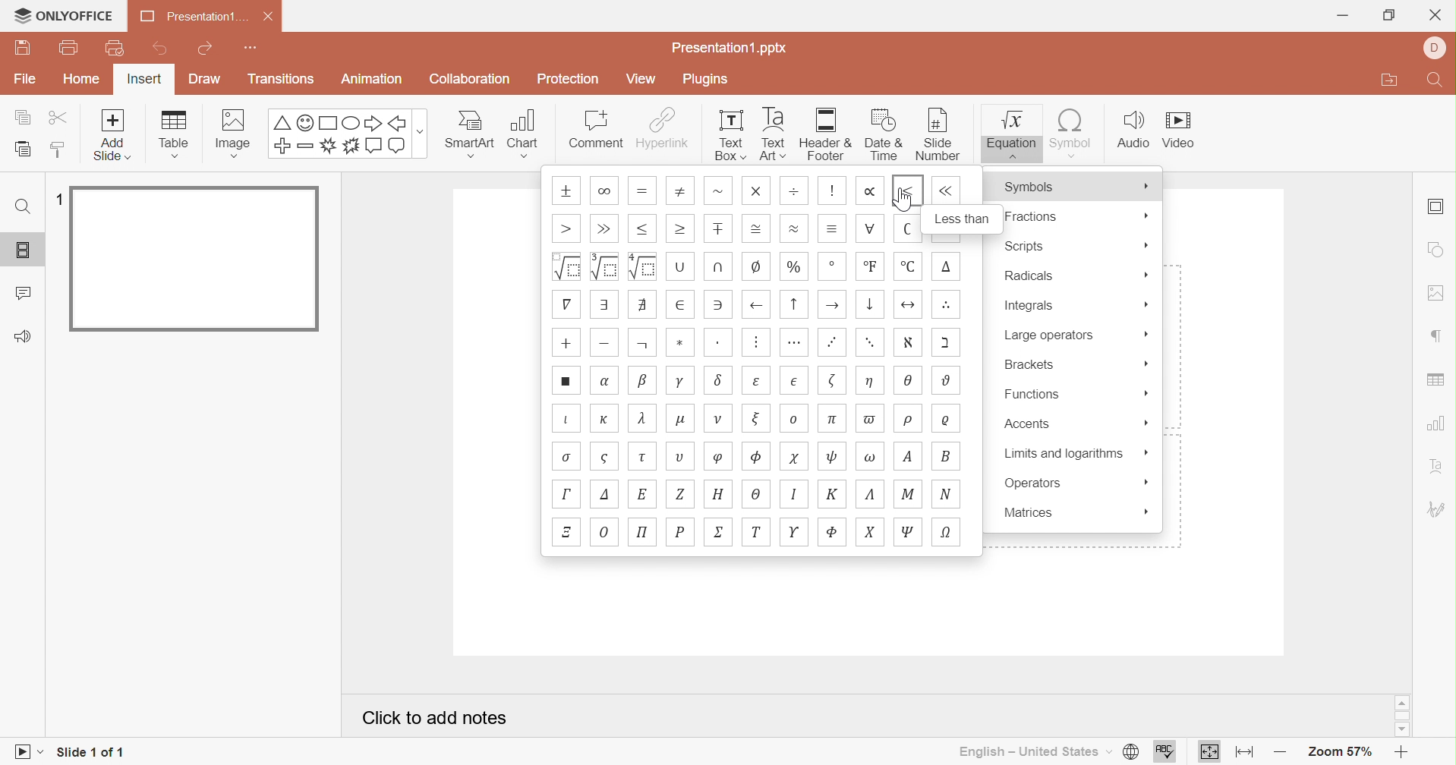  Describe the element at coordinates (33, 47) in the screenshot. I see `Save` at that location.